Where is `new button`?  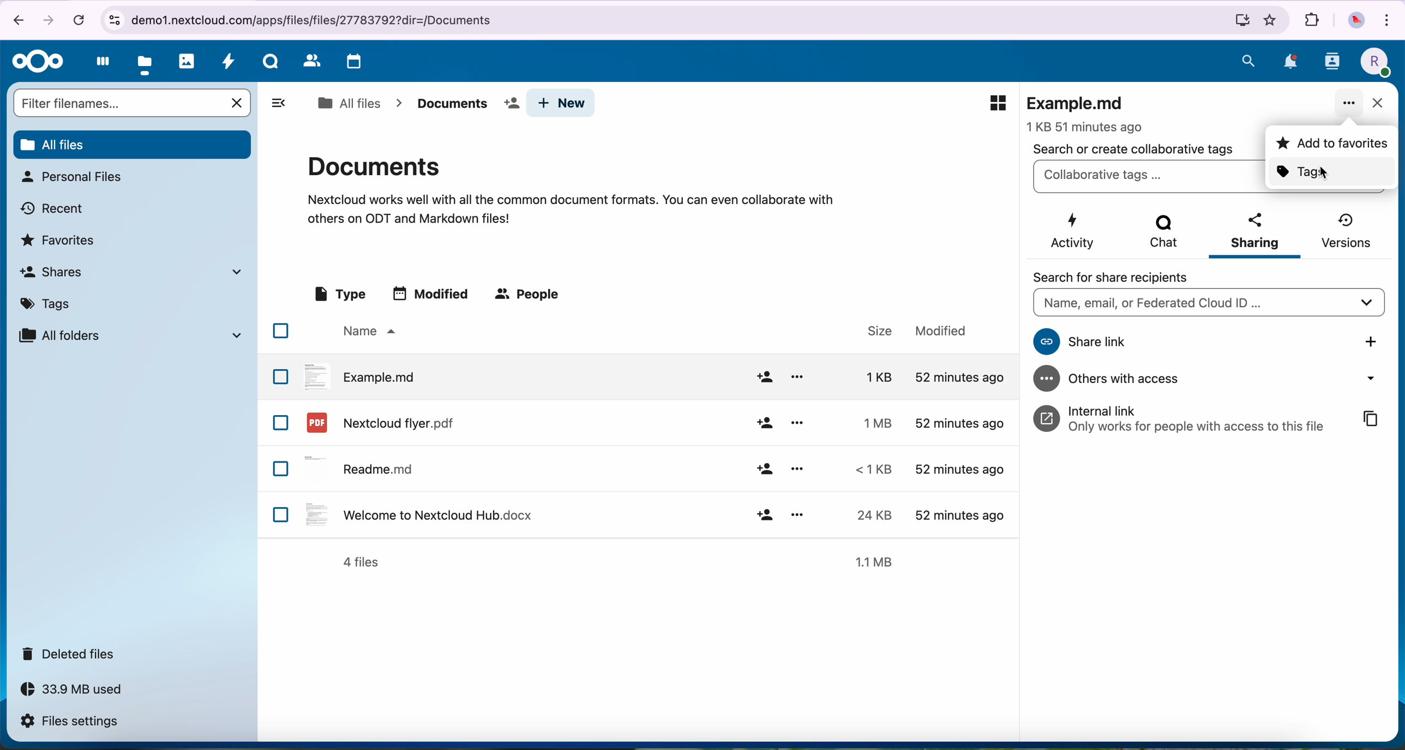 new button is located at coordinates (561, 103).